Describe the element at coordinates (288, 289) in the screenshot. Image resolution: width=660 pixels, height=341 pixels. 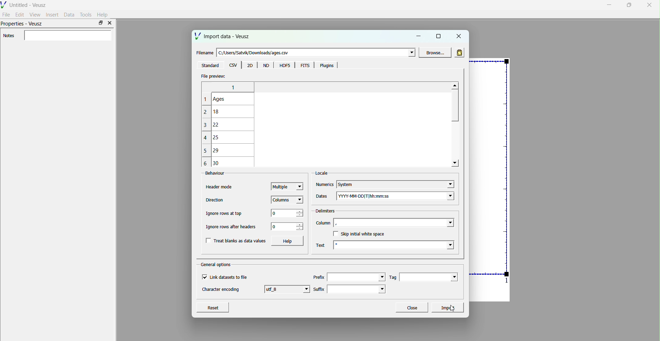
I see `utf 8` at that location.